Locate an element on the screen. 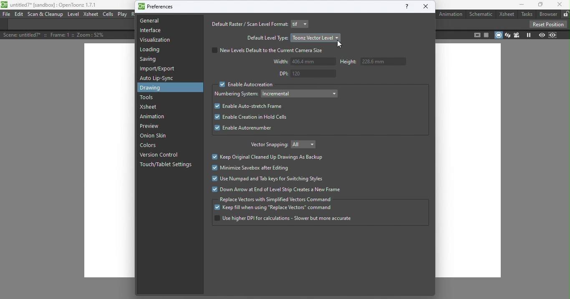  Colors is located at coordinates (151, 146).